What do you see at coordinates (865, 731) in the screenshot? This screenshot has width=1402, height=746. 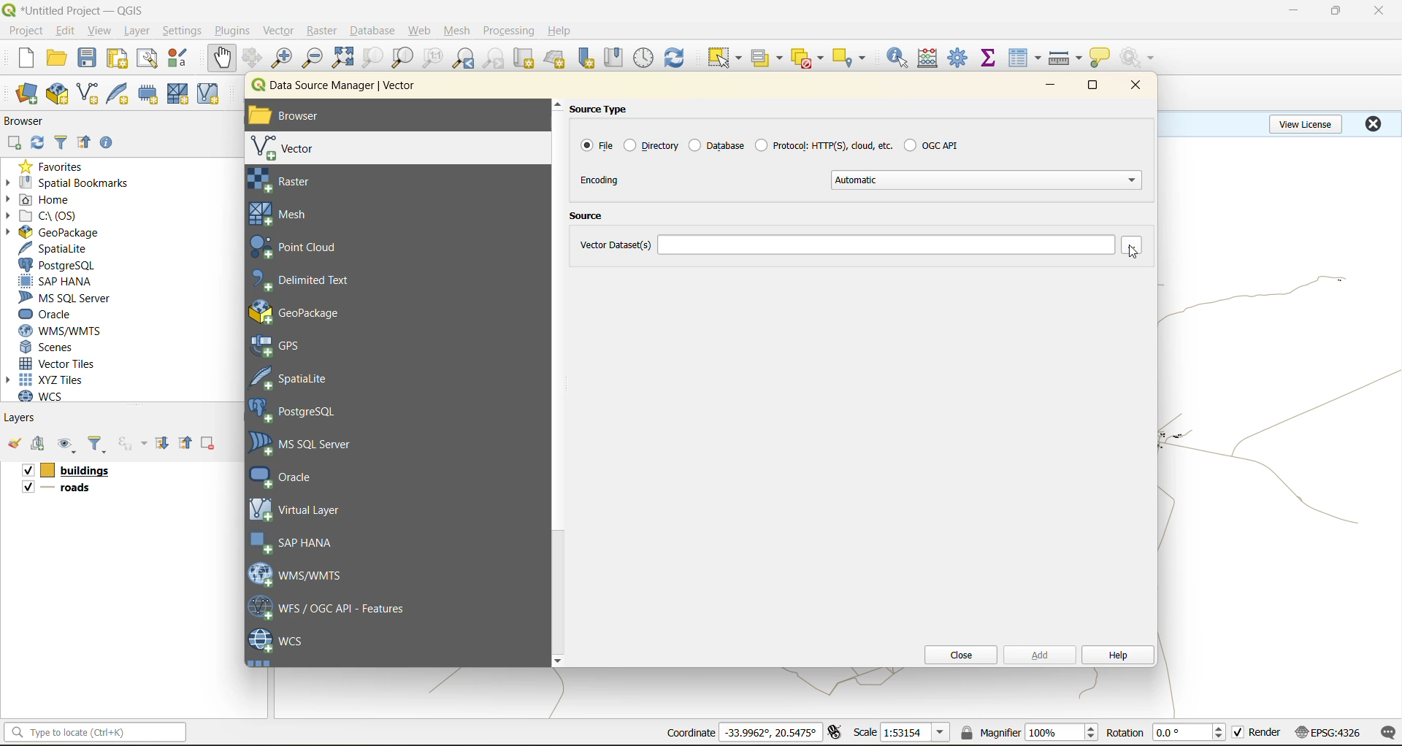 I see `scale` at bounding box center [865, 731].